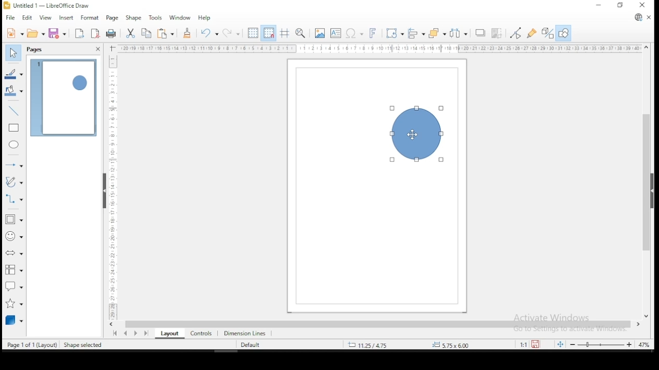  What do you see at coordinates (97, 49) in the screenshot?
I see `close deck` at bounding box center [97, 49].